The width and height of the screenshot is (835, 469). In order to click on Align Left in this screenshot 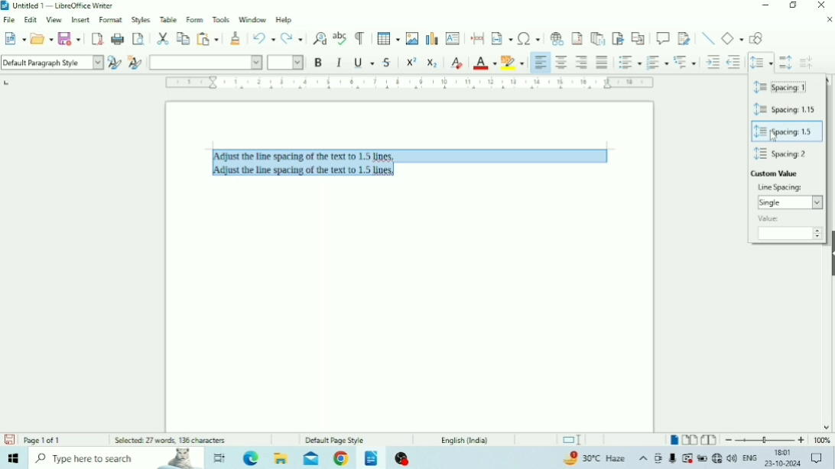, I will do `click(540, 62)`.